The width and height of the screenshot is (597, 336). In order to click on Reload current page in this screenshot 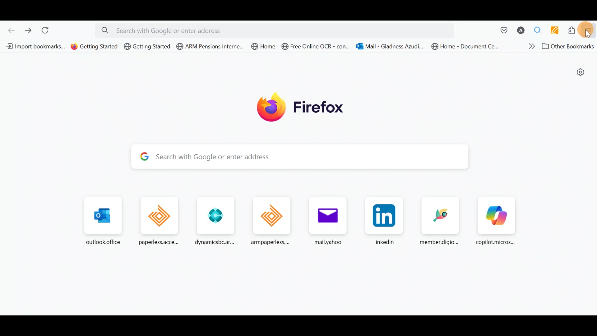, I will do `click(47, 30)`.